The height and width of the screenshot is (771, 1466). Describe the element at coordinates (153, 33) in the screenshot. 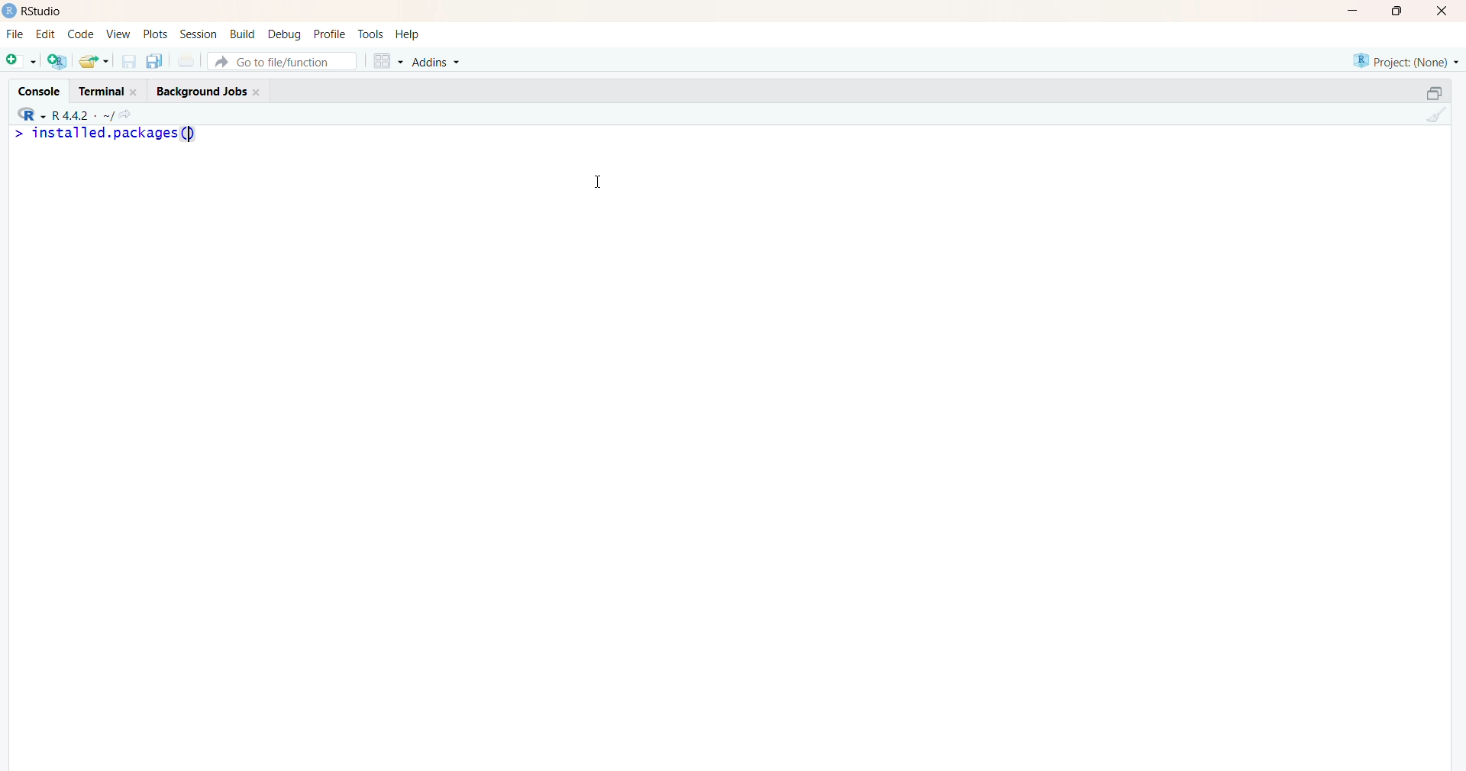

I see `plots` at that location.